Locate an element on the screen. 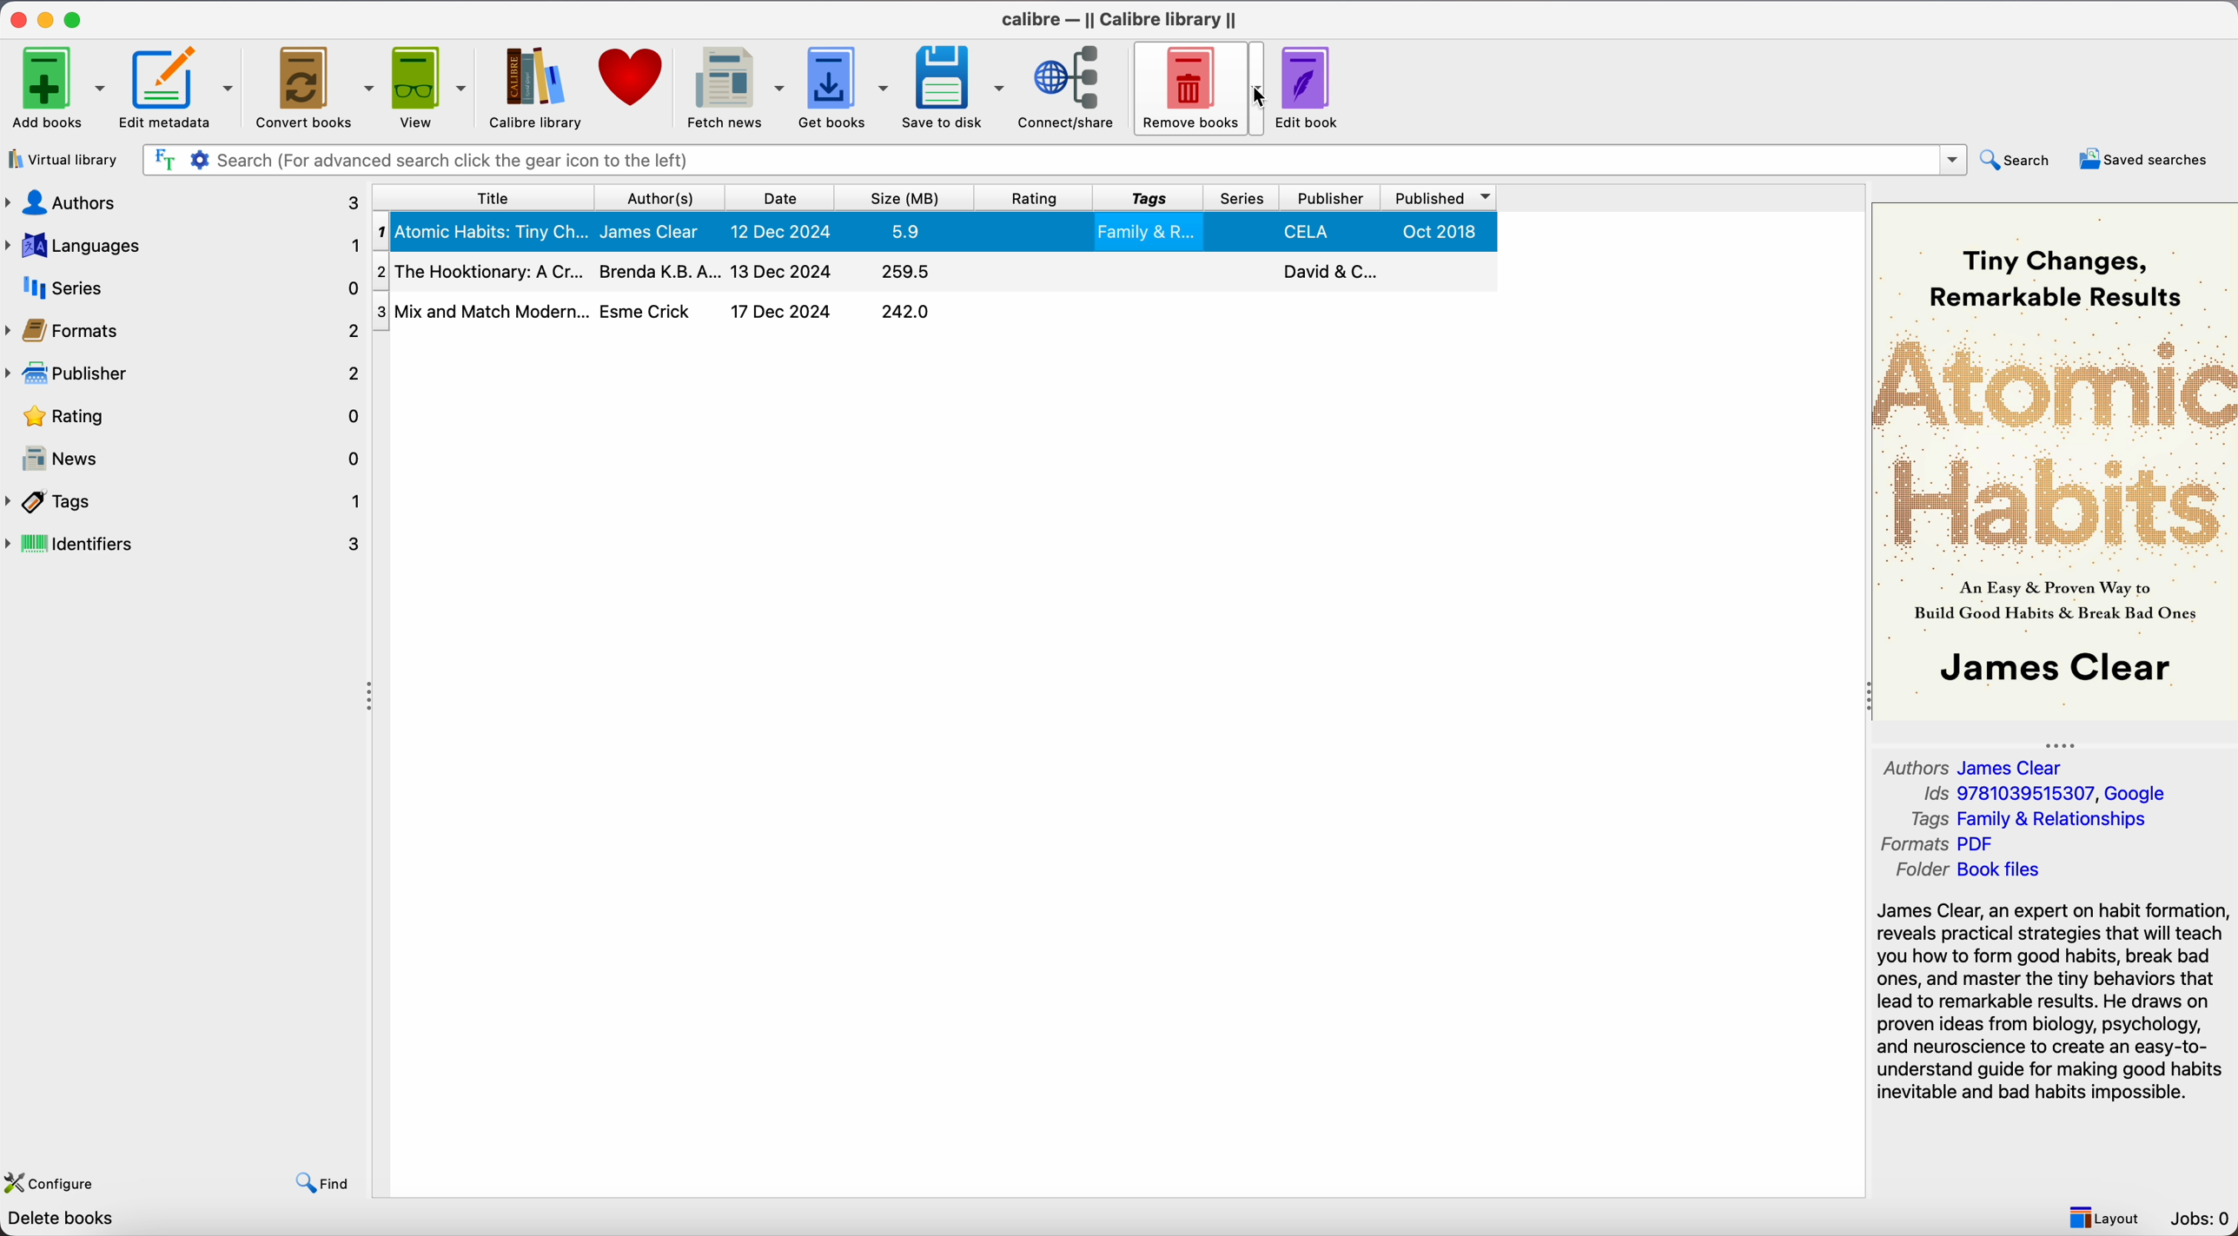 This screenshot has height=1236, width=2238. book cover preview is located at coordinates (2055, 459).